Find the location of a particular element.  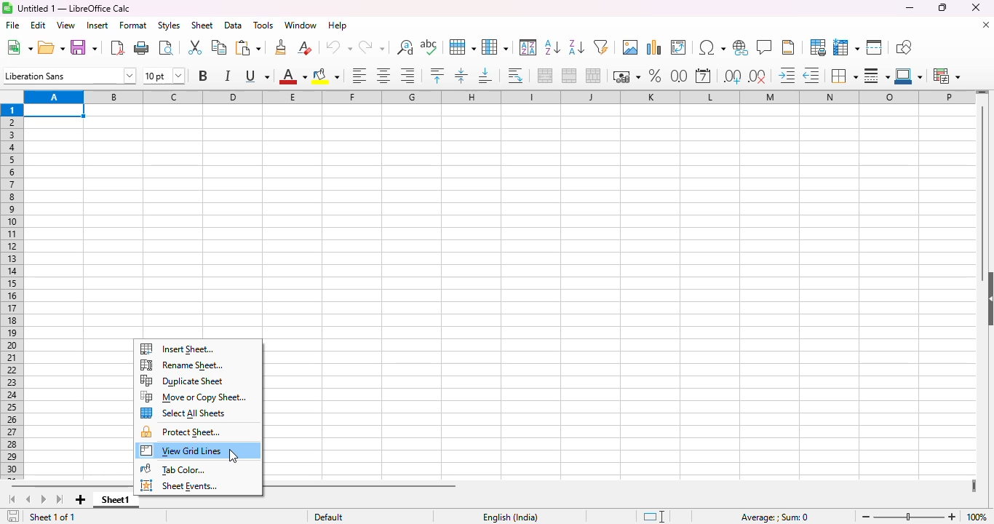

sort descending is located at coordinates (577, 47).